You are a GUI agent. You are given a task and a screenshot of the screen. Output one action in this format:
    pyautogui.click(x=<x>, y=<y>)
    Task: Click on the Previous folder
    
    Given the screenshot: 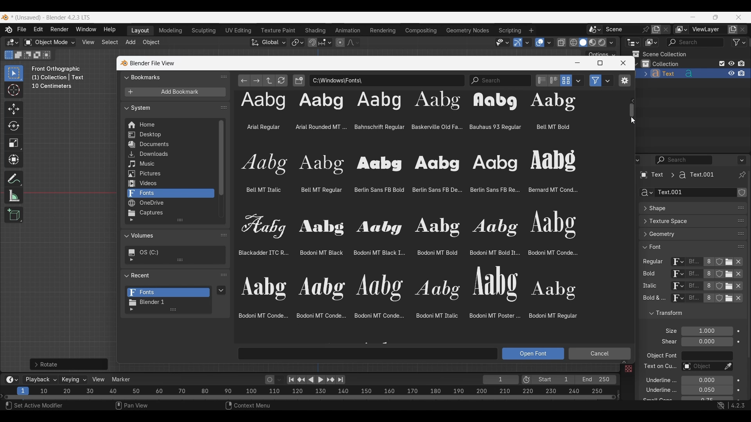 What is the action you would take?
    pyautogui.click(x=244, y=80)
    